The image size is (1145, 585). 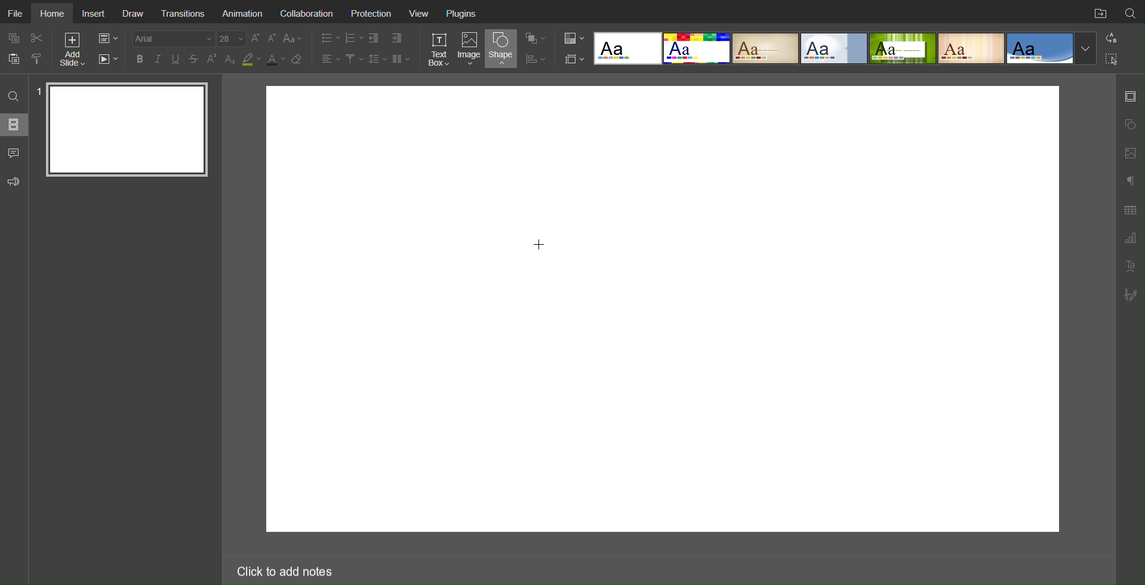 I want to click on Line Spacing, so click(x=377, y=59).